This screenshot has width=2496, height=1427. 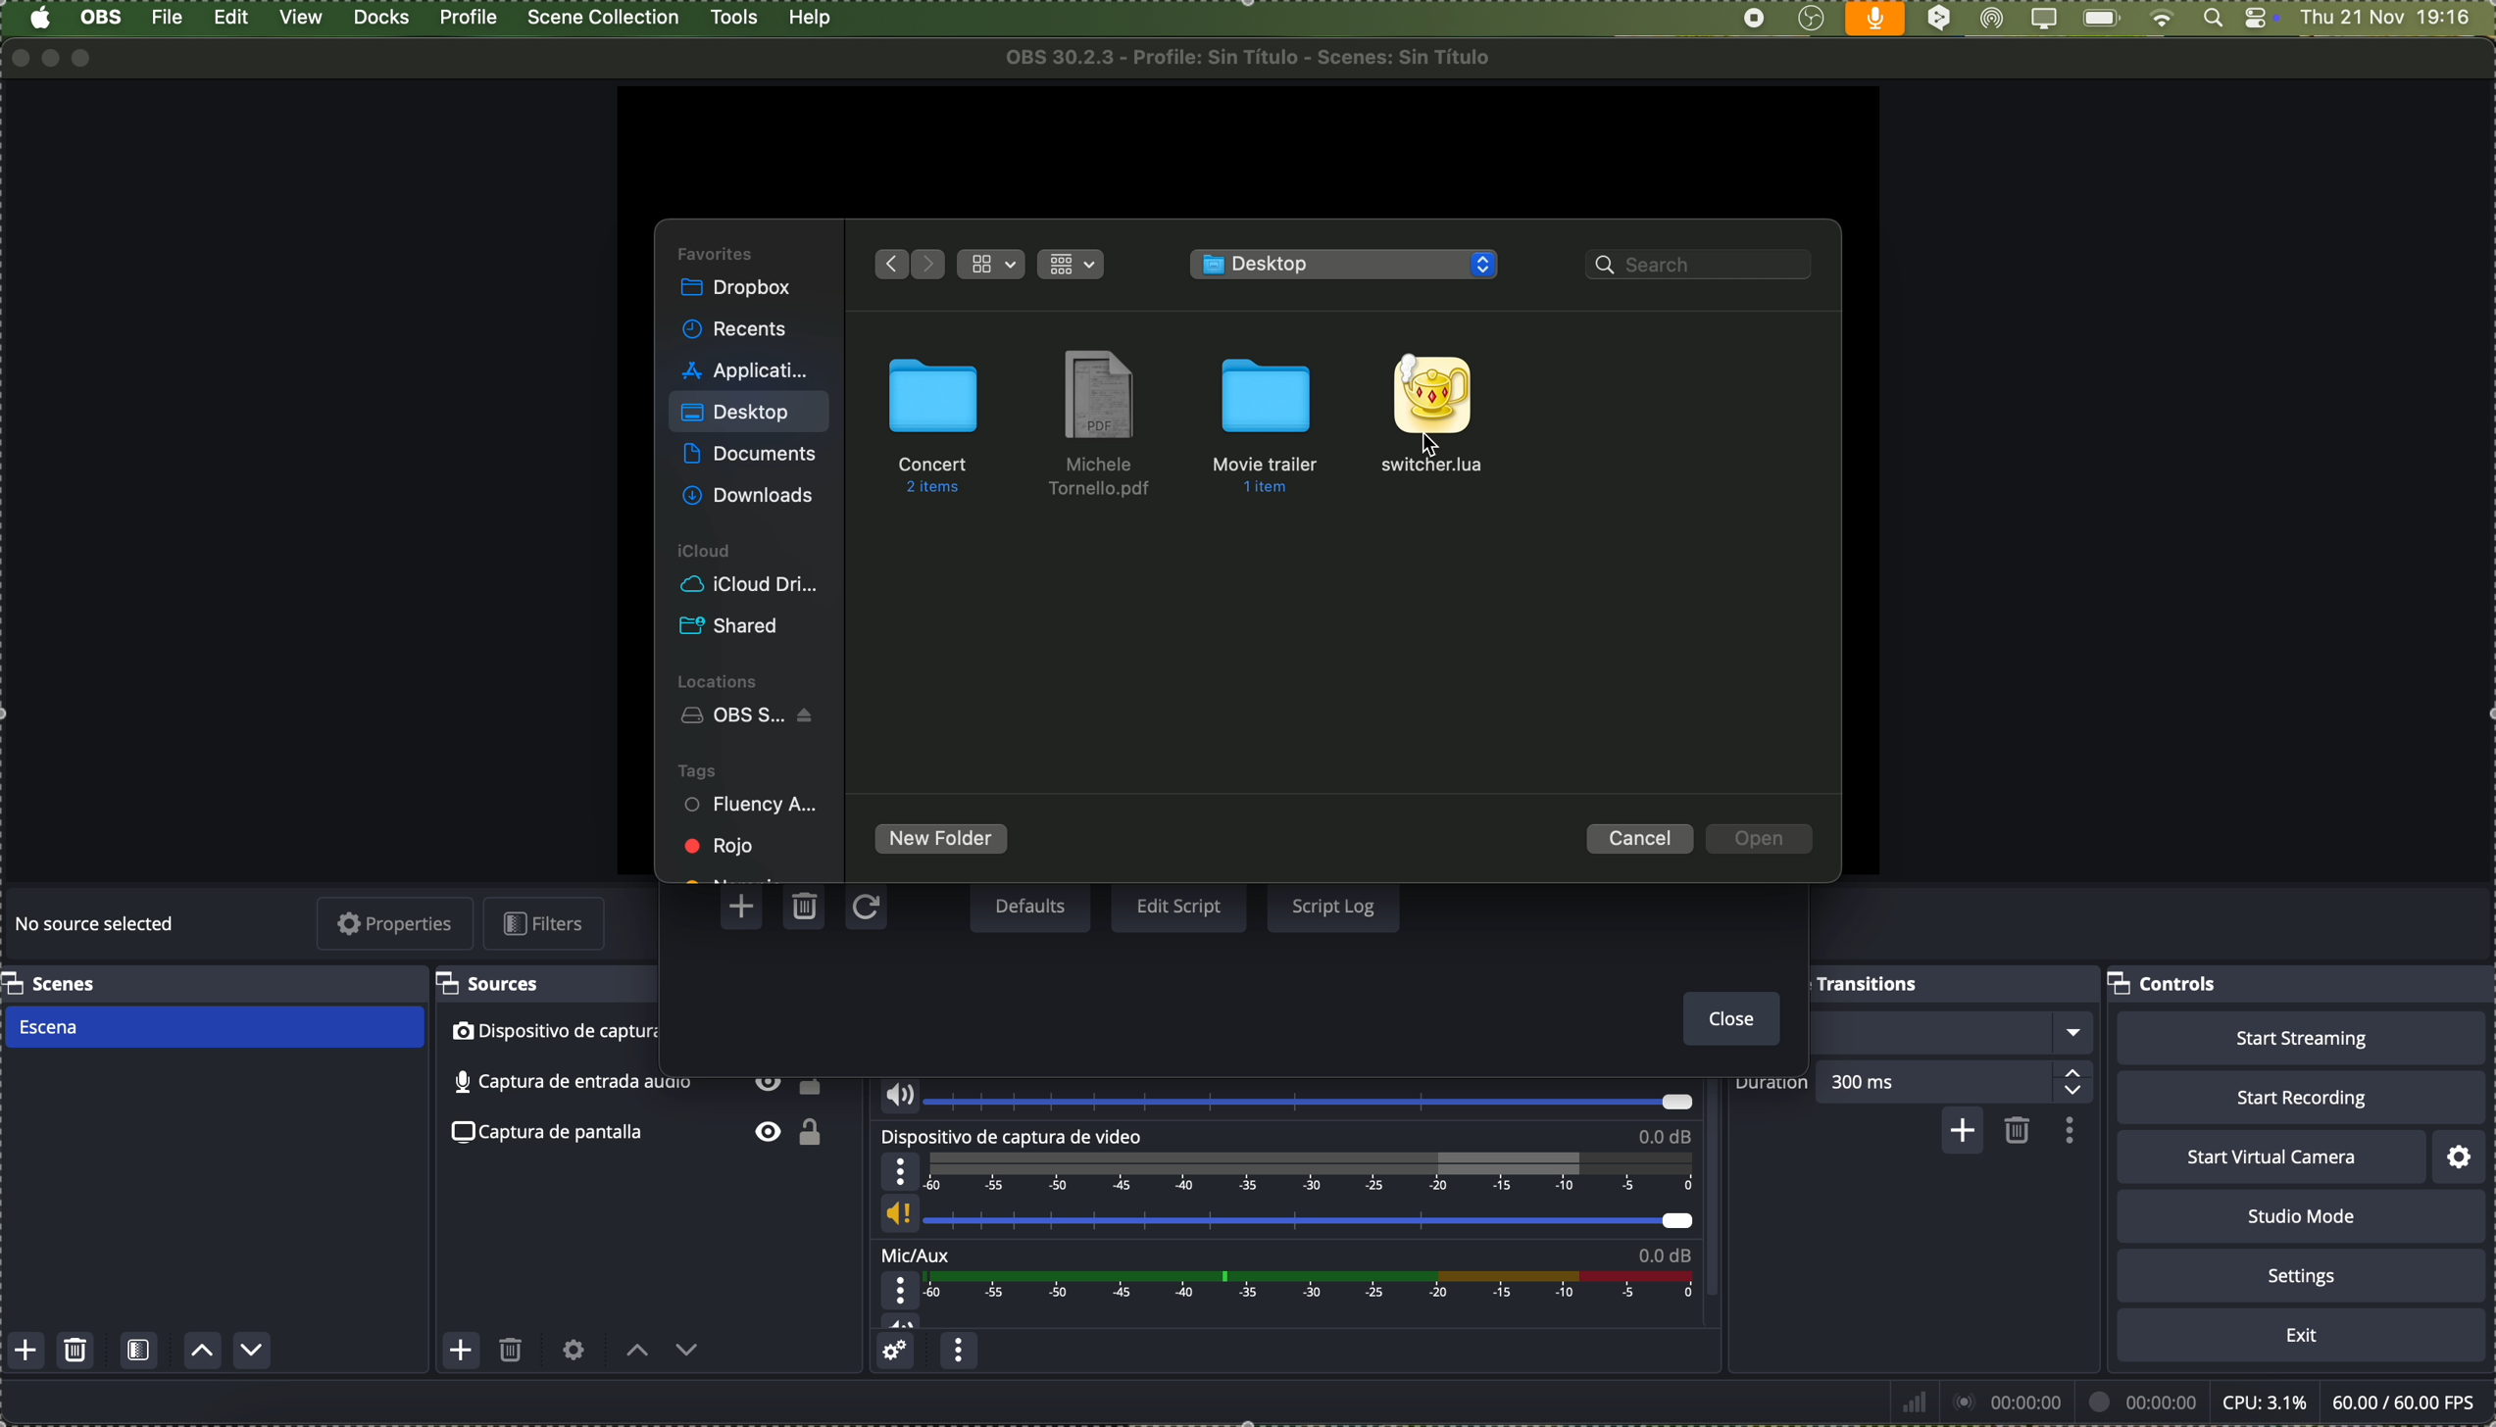 I want to click on video capture device, so click(x=1287, y=1183).